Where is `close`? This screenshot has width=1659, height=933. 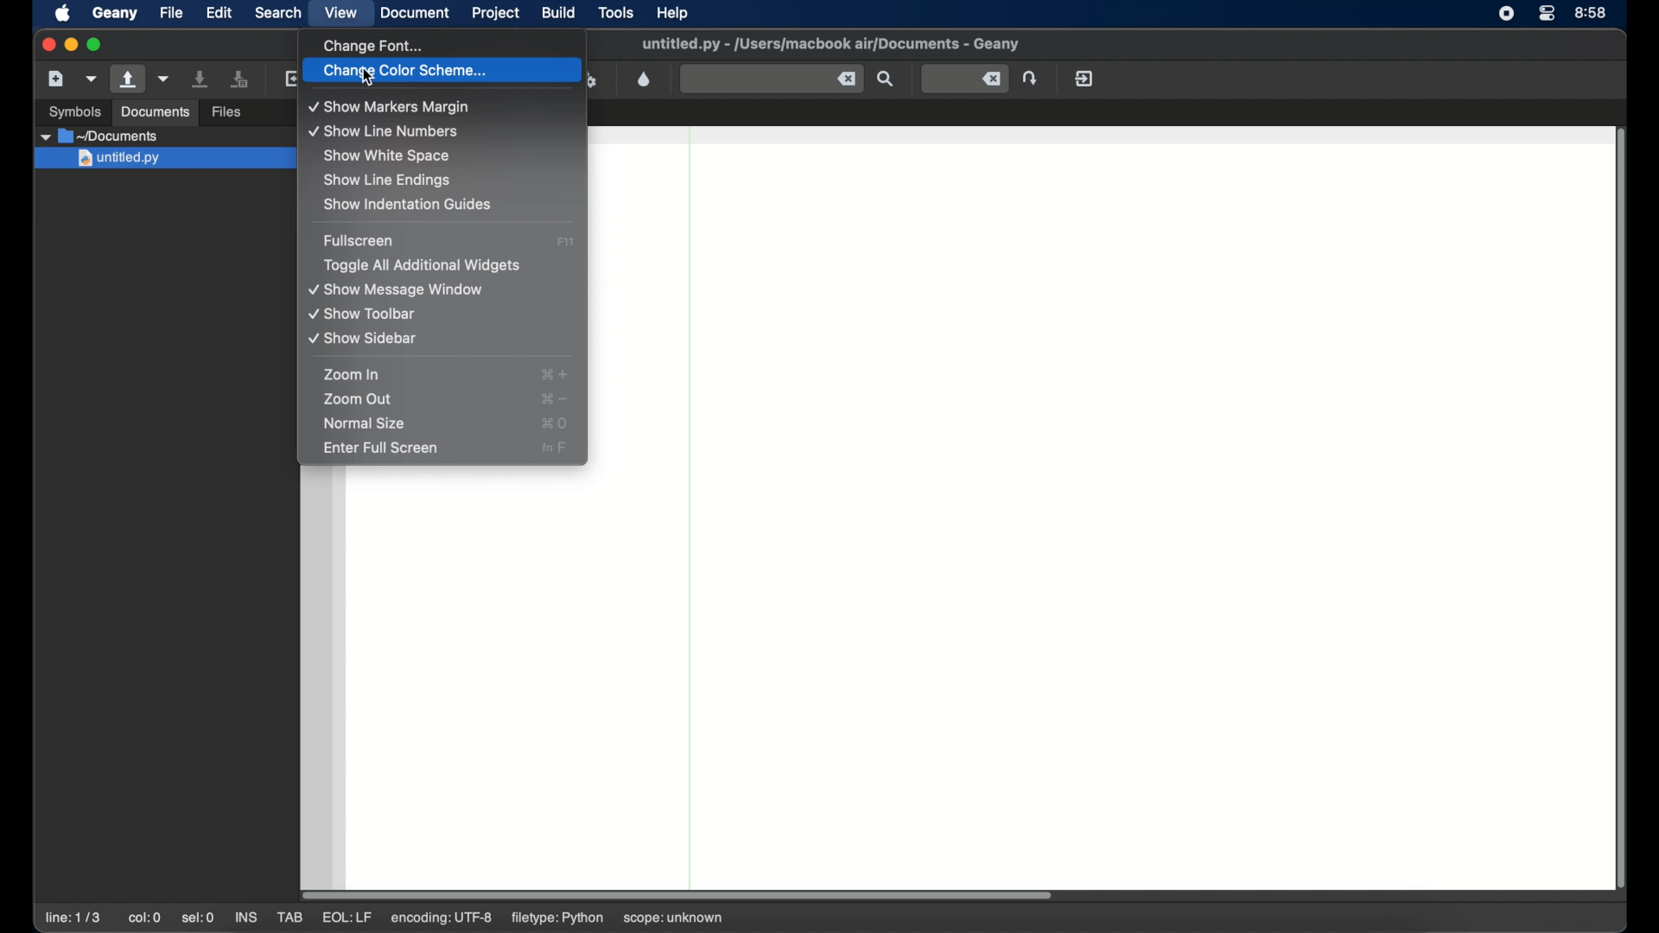
close is located at coordinates (47, 45).